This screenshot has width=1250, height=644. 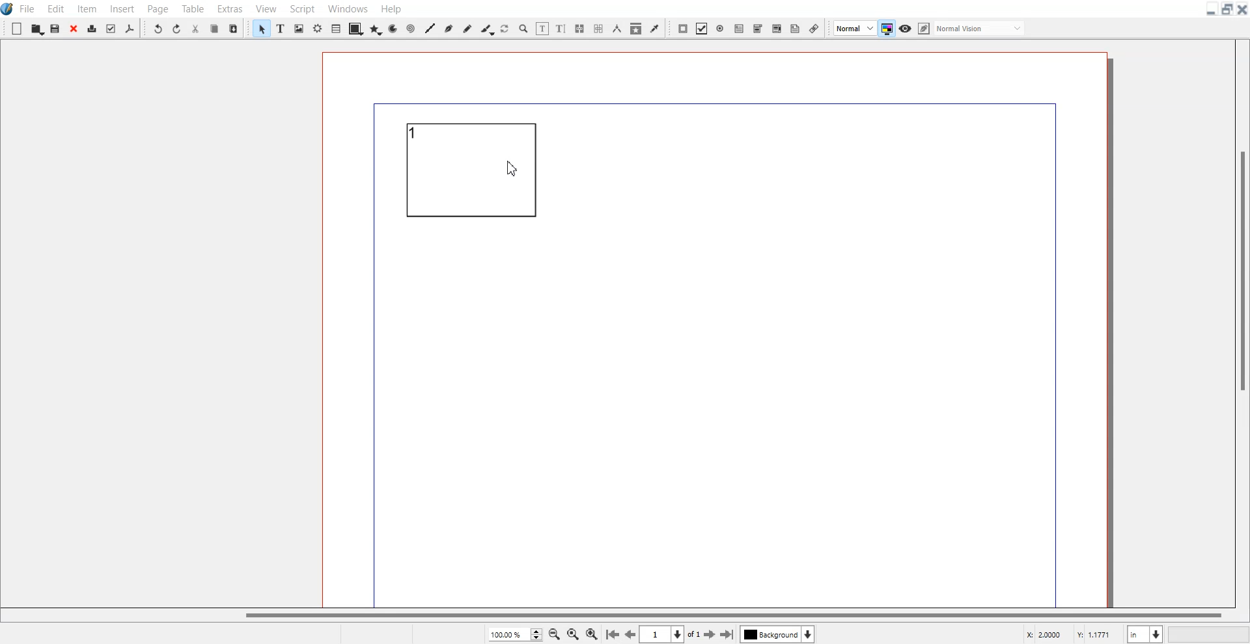 What do you see at coordinates (886, 28) in the screenshot?
I see `Toggler mode` at bounding box center [886, 28].